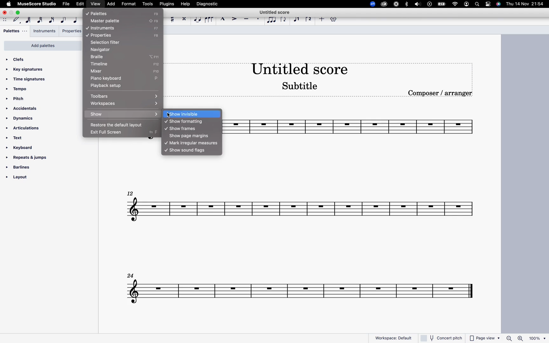 The image size is (549, 343). I want to click on page view, so click(484, 338).